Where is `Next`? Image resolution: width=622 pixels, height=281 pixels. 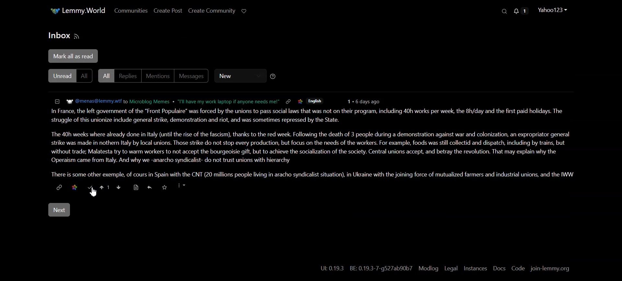 Next is located at coordinates (59, 210).